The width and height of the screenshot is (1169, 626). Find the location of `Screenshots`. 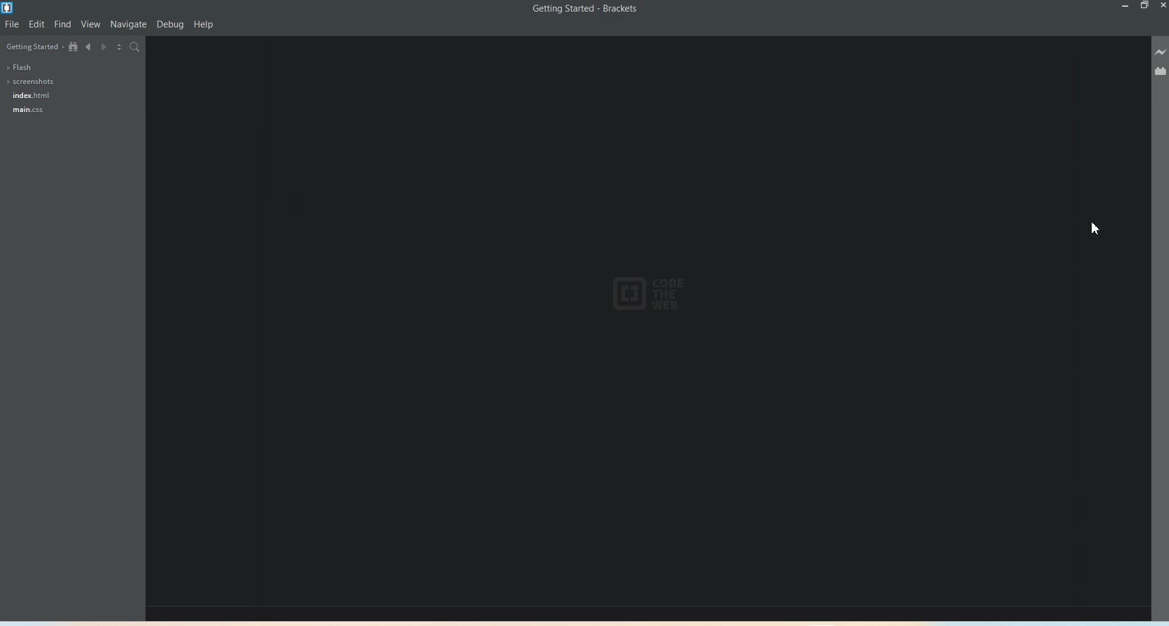

Screenshots is located at coordinates (32, 82).